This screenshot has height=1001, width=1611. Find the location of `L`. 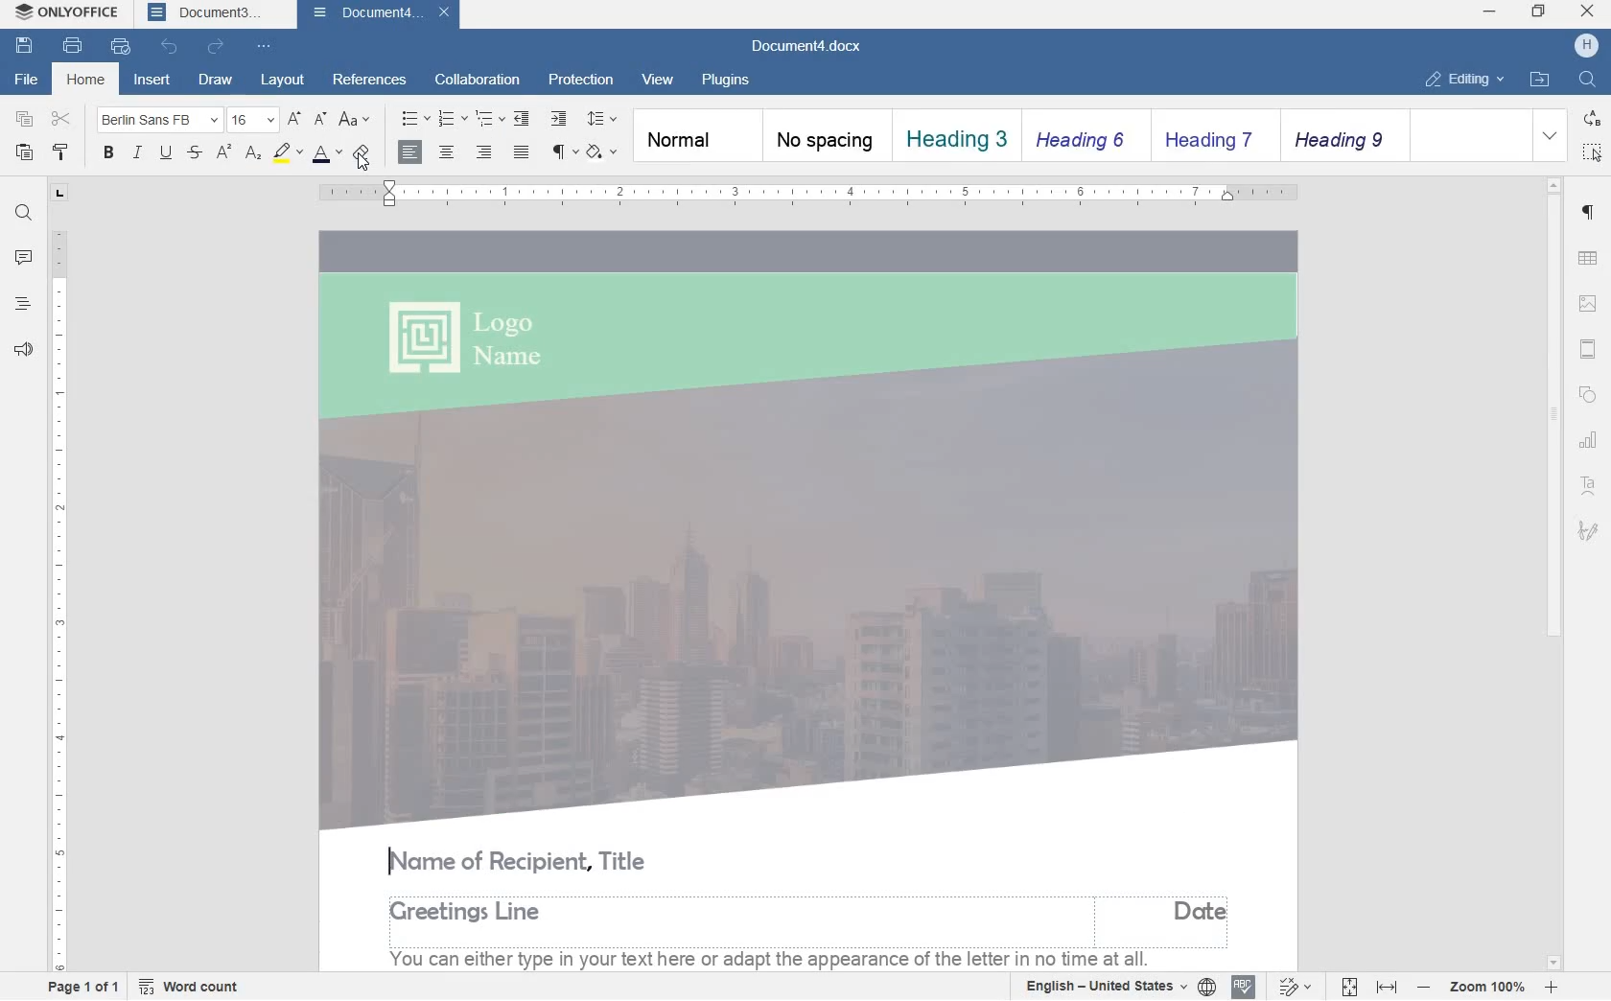

L is located at coordinates (58, 194).